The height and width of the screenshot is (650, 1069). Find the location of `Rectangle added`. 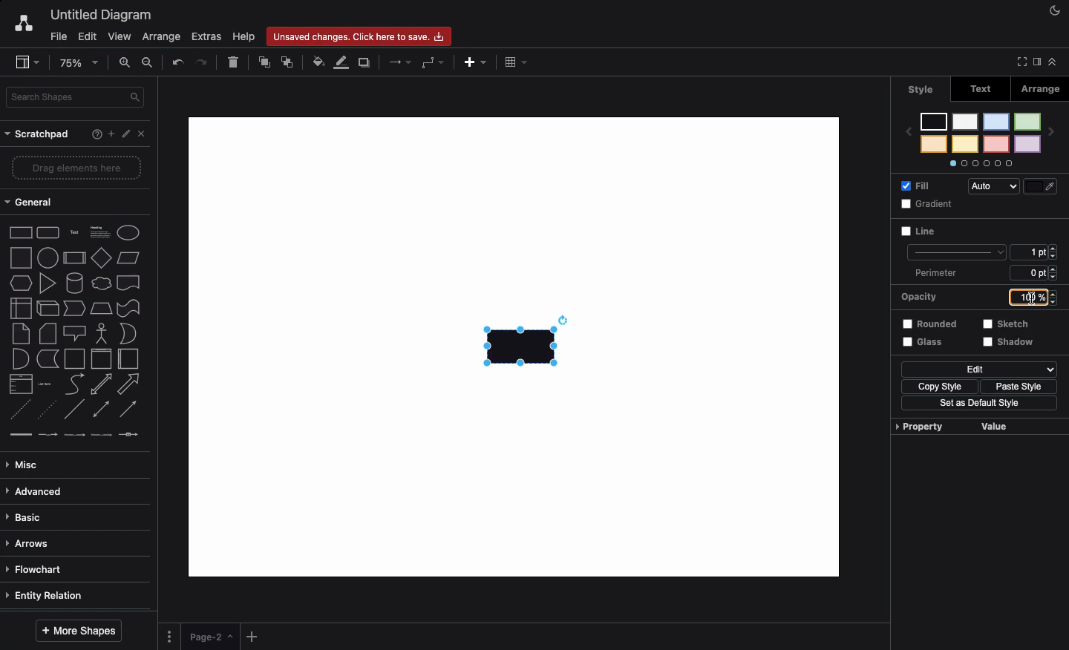

Rectangle added is located at coordinates (523, 344).